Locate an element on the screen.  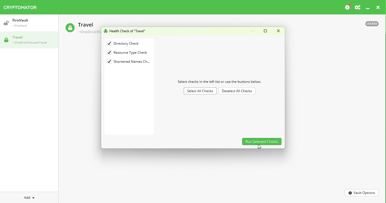
Vault is located at coordinates (19, 22).